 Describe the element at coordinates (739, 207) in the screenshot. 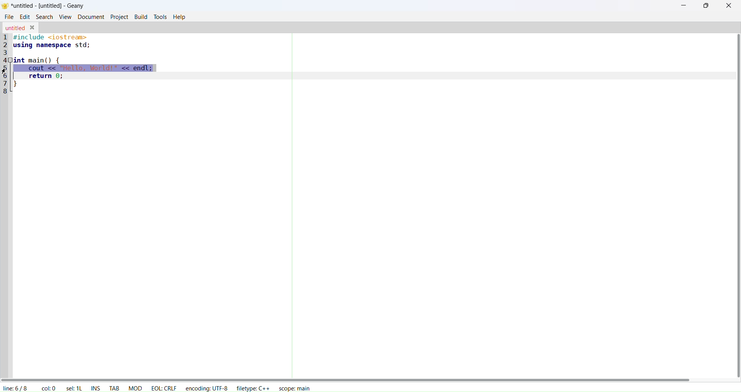

I see `vertical scroll bar` at that location.